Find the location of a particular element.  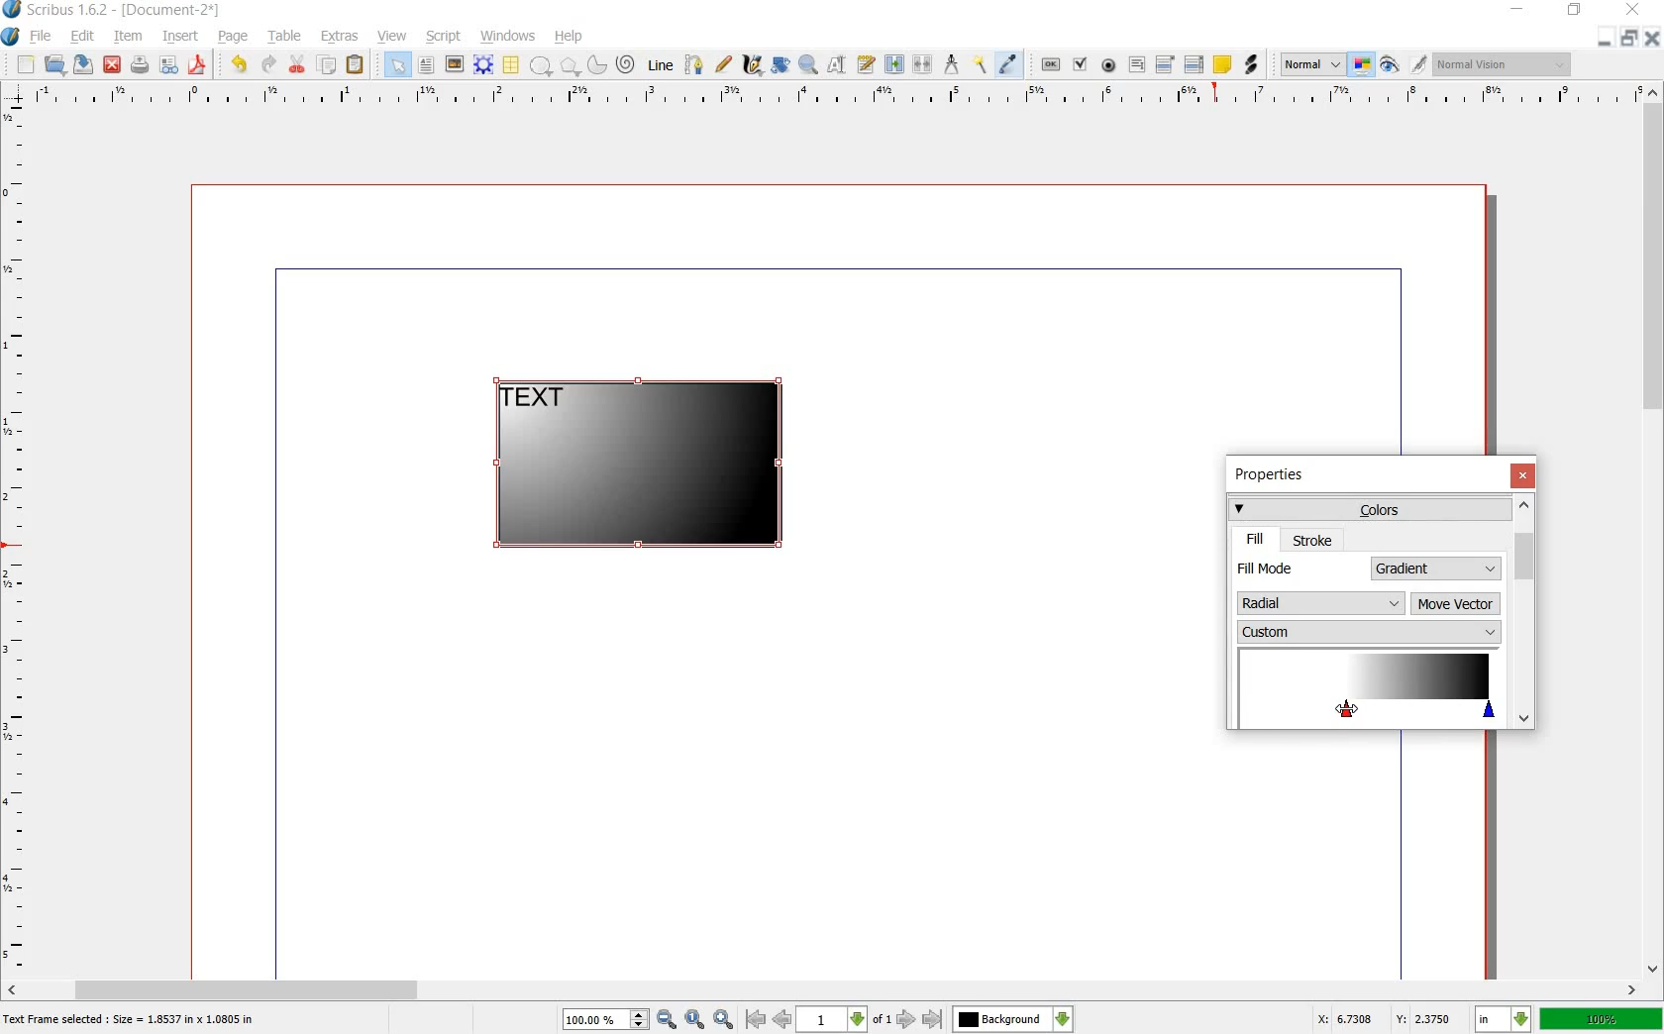

bezier curve is located at coordinates (695, 66).